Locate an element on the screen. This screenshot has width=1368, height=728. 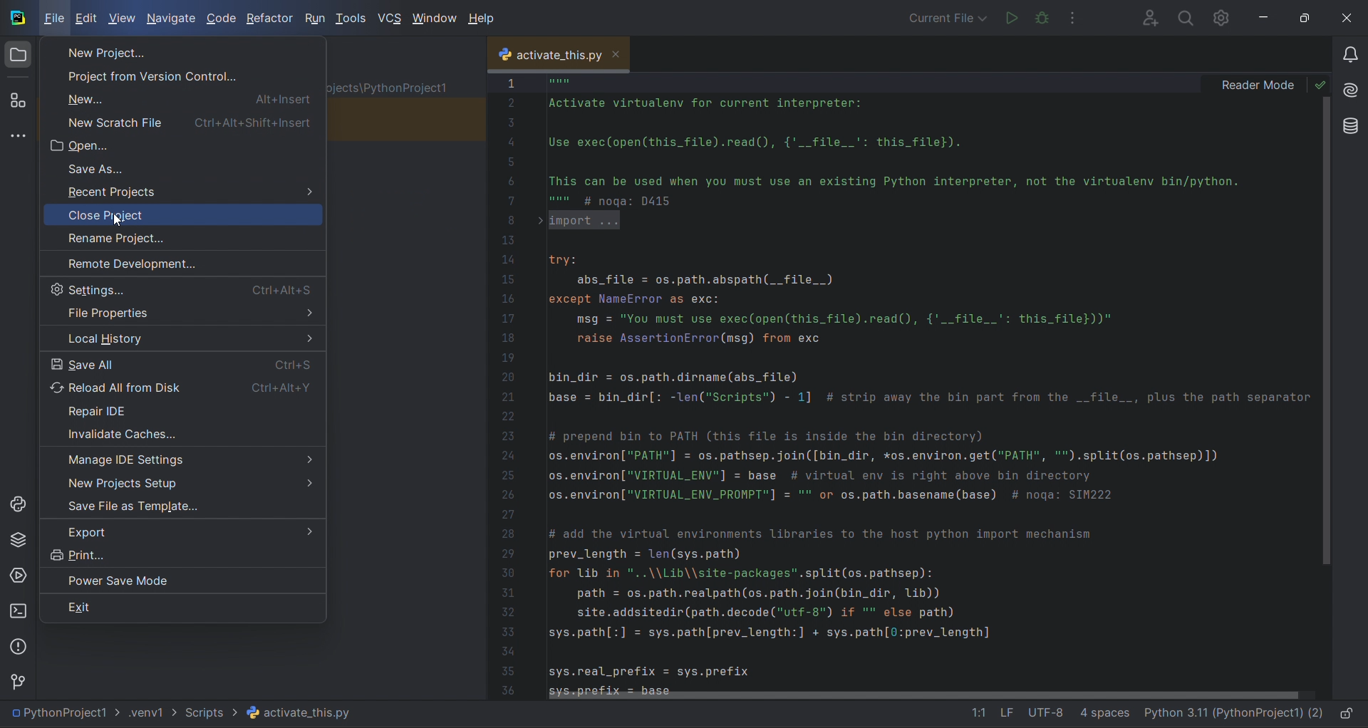
project from version control is located at coordinates (187, 75).